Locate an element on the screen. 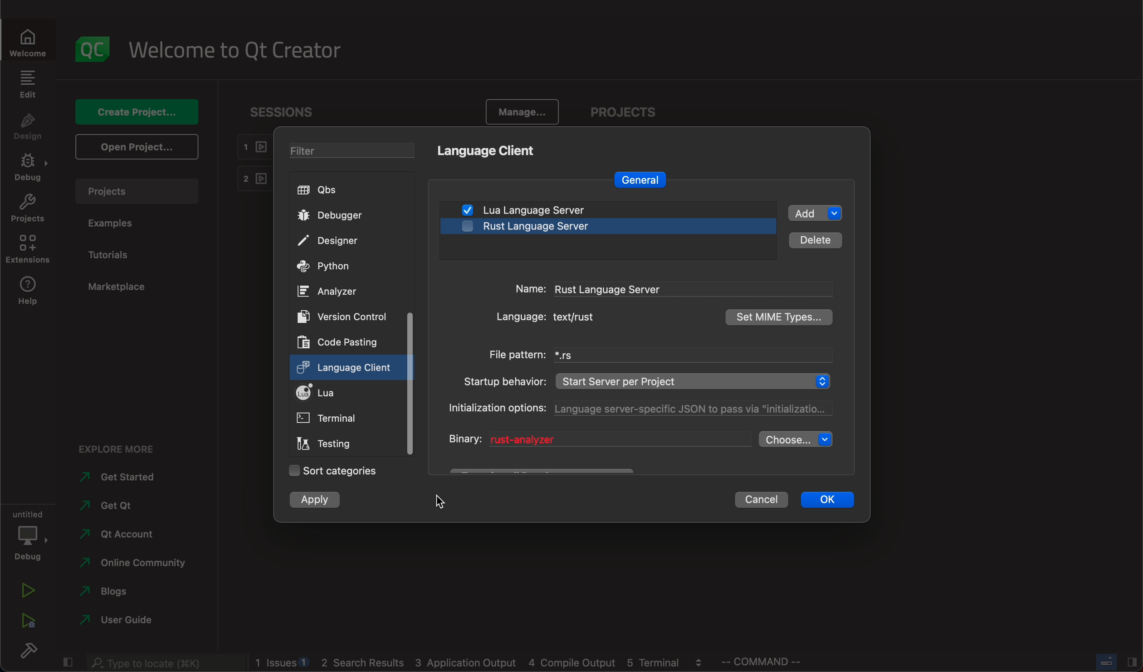  create is located at coordinates (134, 113).